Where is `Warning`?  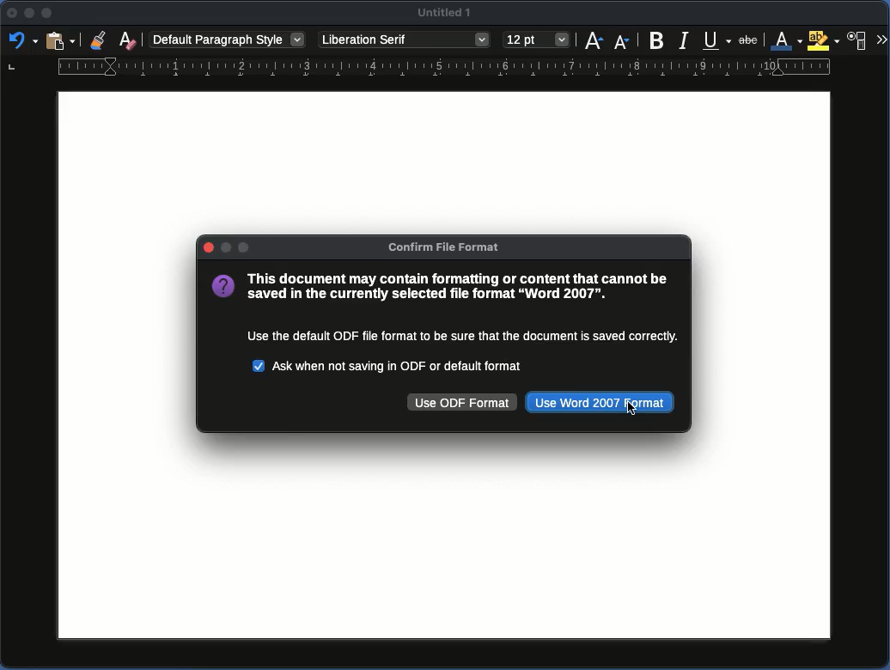
Warning is located at coordinates (446, 308).